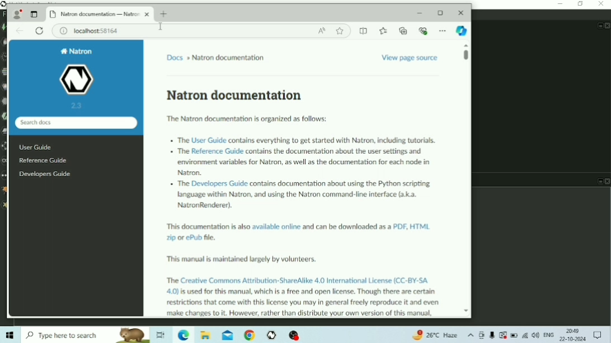 Image resolution: width=611 pixels, height=343 pixels. What do you see at coordinates (461, 31) in the screenshot?
I see `Browser` at bounding box center [461, 31].